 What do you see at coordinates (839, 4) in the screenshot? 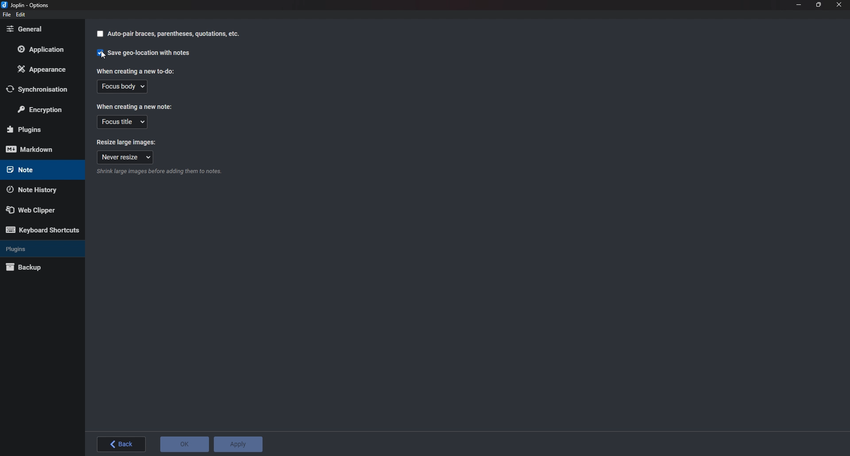
I see `close` at bounding box center [839, 4].